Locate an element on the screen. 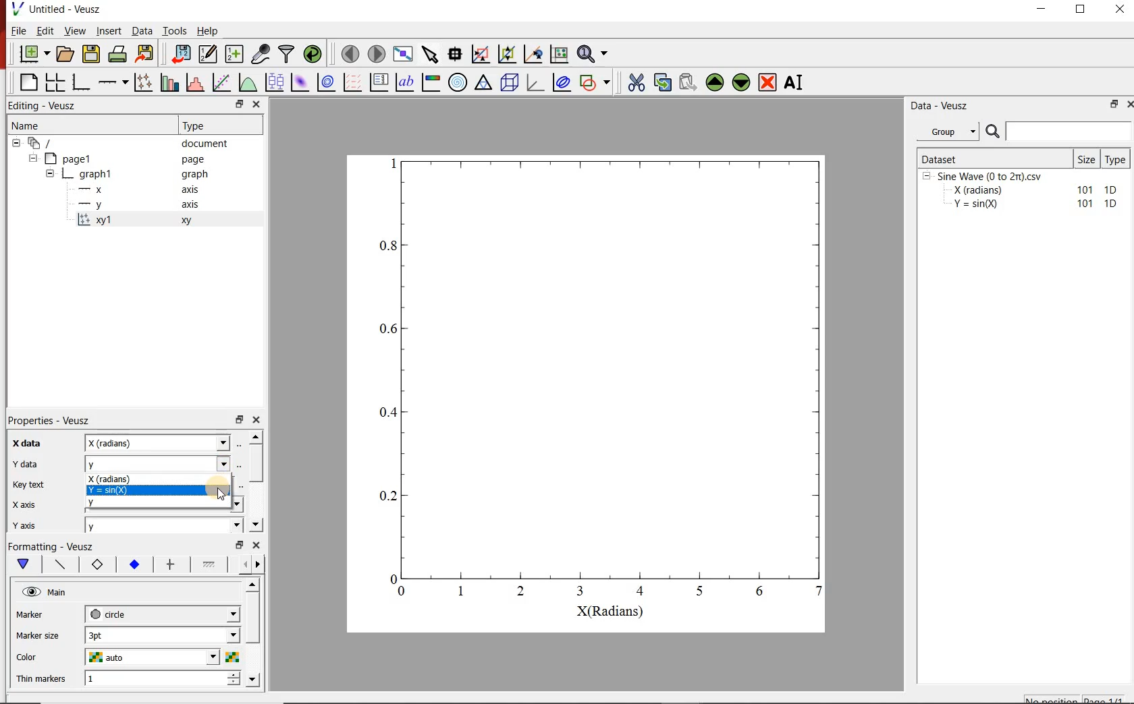 The width and height of the screenshot is (1134, 704). Properties - Veusz is located at coordinates (51, 420).